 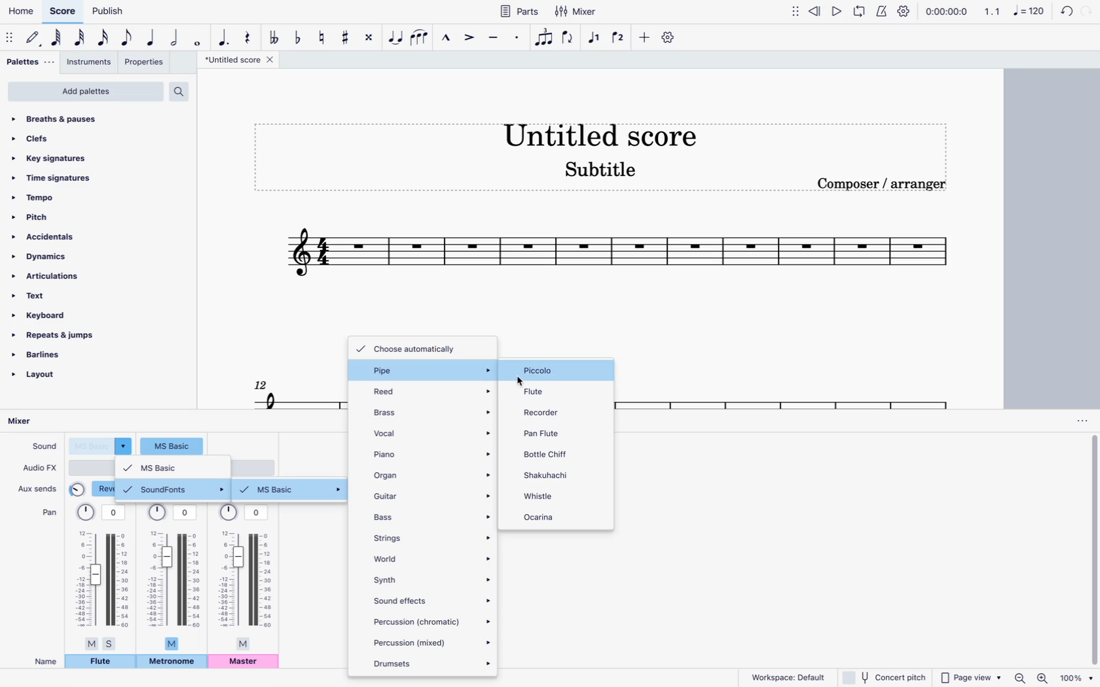 I want to click on audio type, so click(x=92, y=467).